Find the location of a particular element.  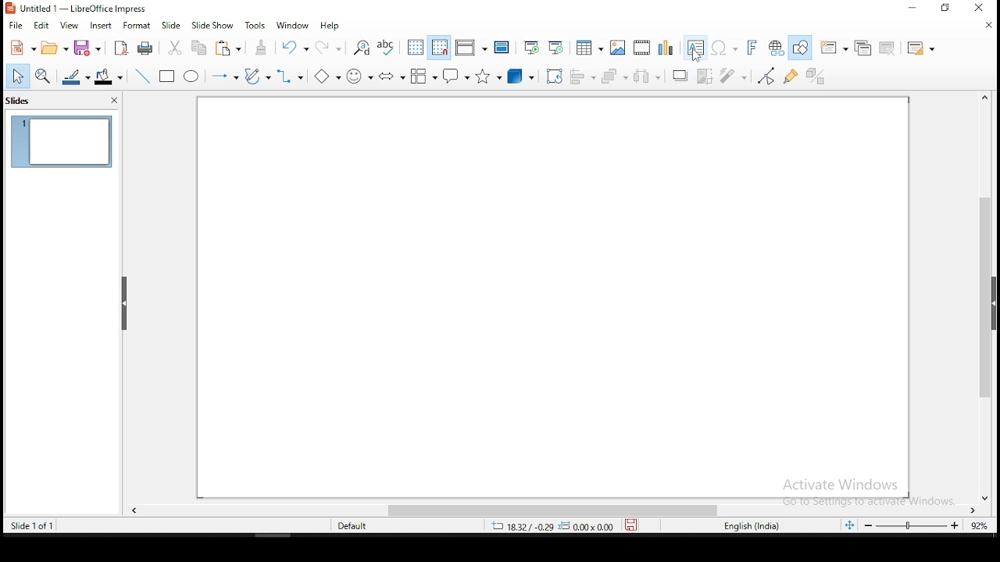

tools is located at coordinates (256, 24).